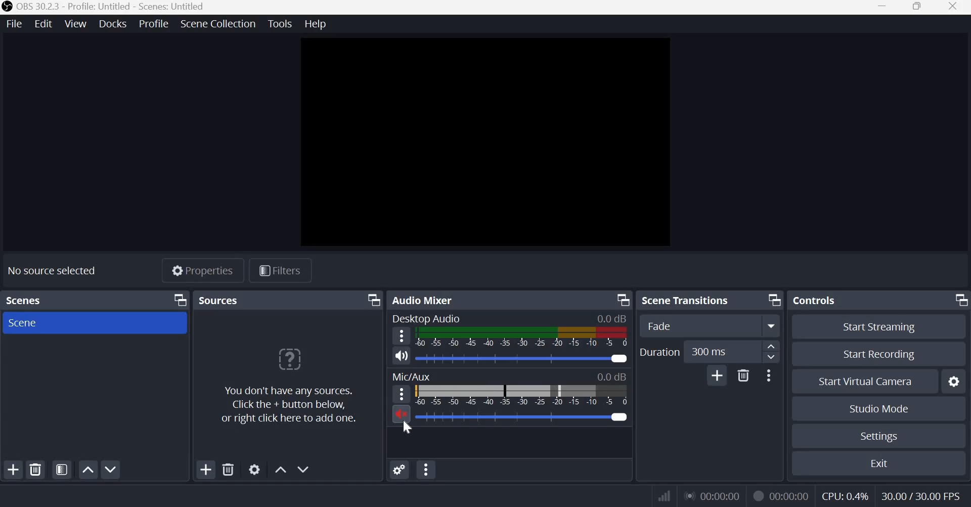 This screenshot has width=971, height=507. What do you see at coordinates (608, 317) in the screenshot?
I see `0.00 dB` at bounding box center [608, 317].